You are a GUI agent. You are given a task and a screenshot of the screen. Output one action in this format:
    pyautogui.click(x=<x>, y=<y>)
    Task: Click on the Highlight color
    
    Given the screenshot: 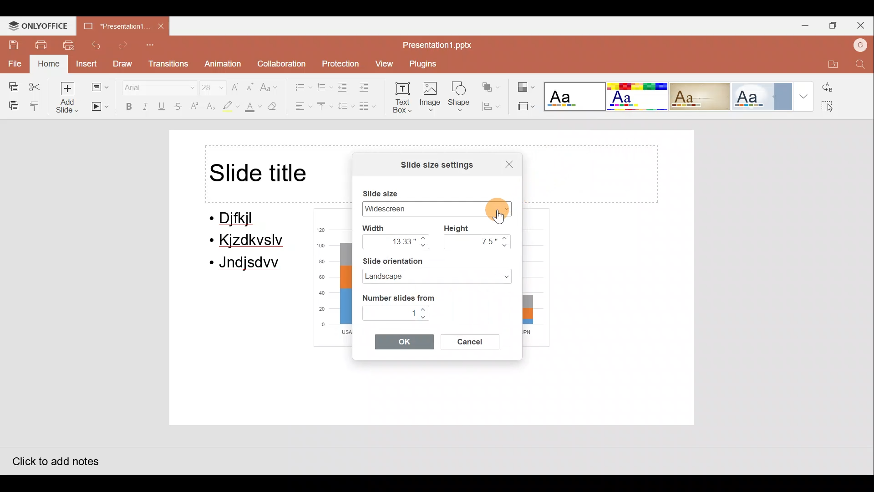 What is the action you would take?
    pyautogui.click(x=229, y=107)
    